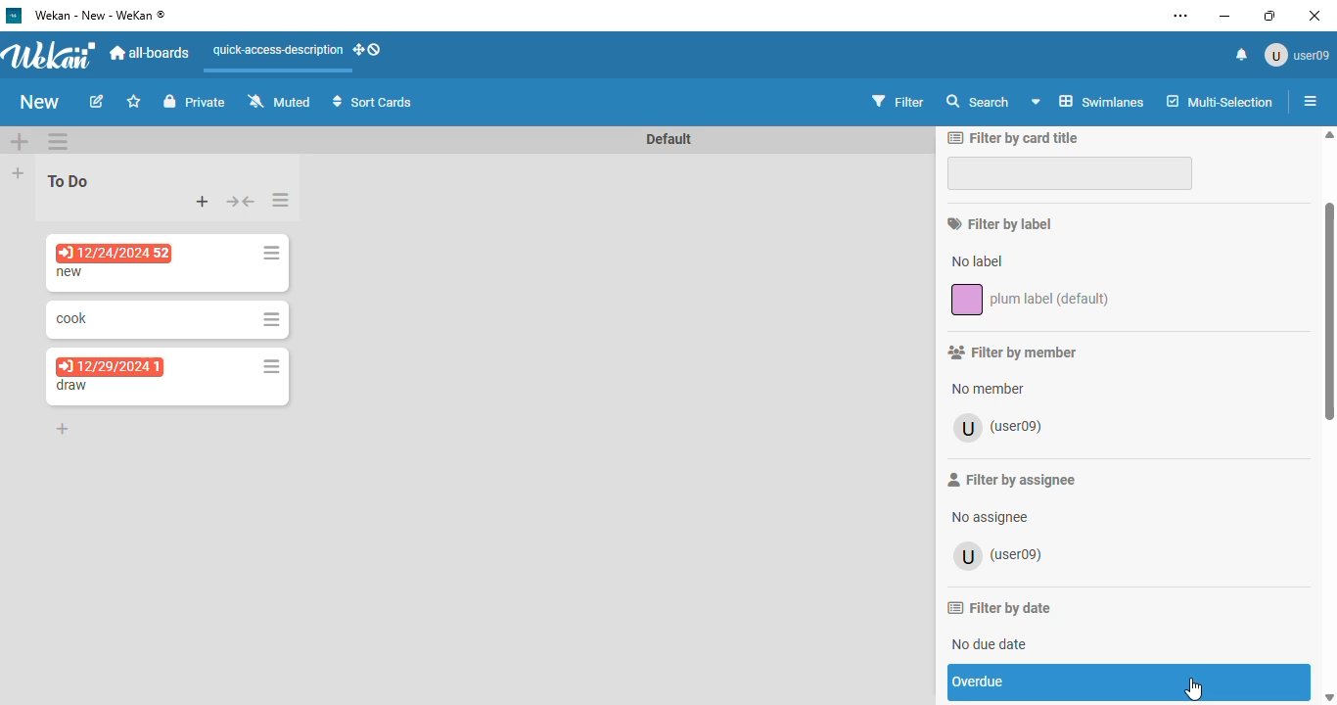 This screenshot has height=705, width=1337. I want to click on no due date, so click(991, 643).